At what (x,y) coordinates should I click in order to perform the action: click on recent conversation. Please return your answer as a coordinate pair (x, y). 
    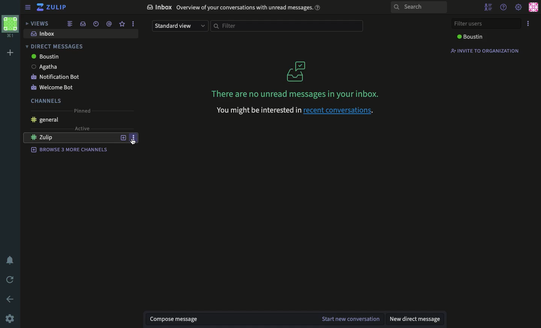
    Looking at the image, I should click on (97, 24).